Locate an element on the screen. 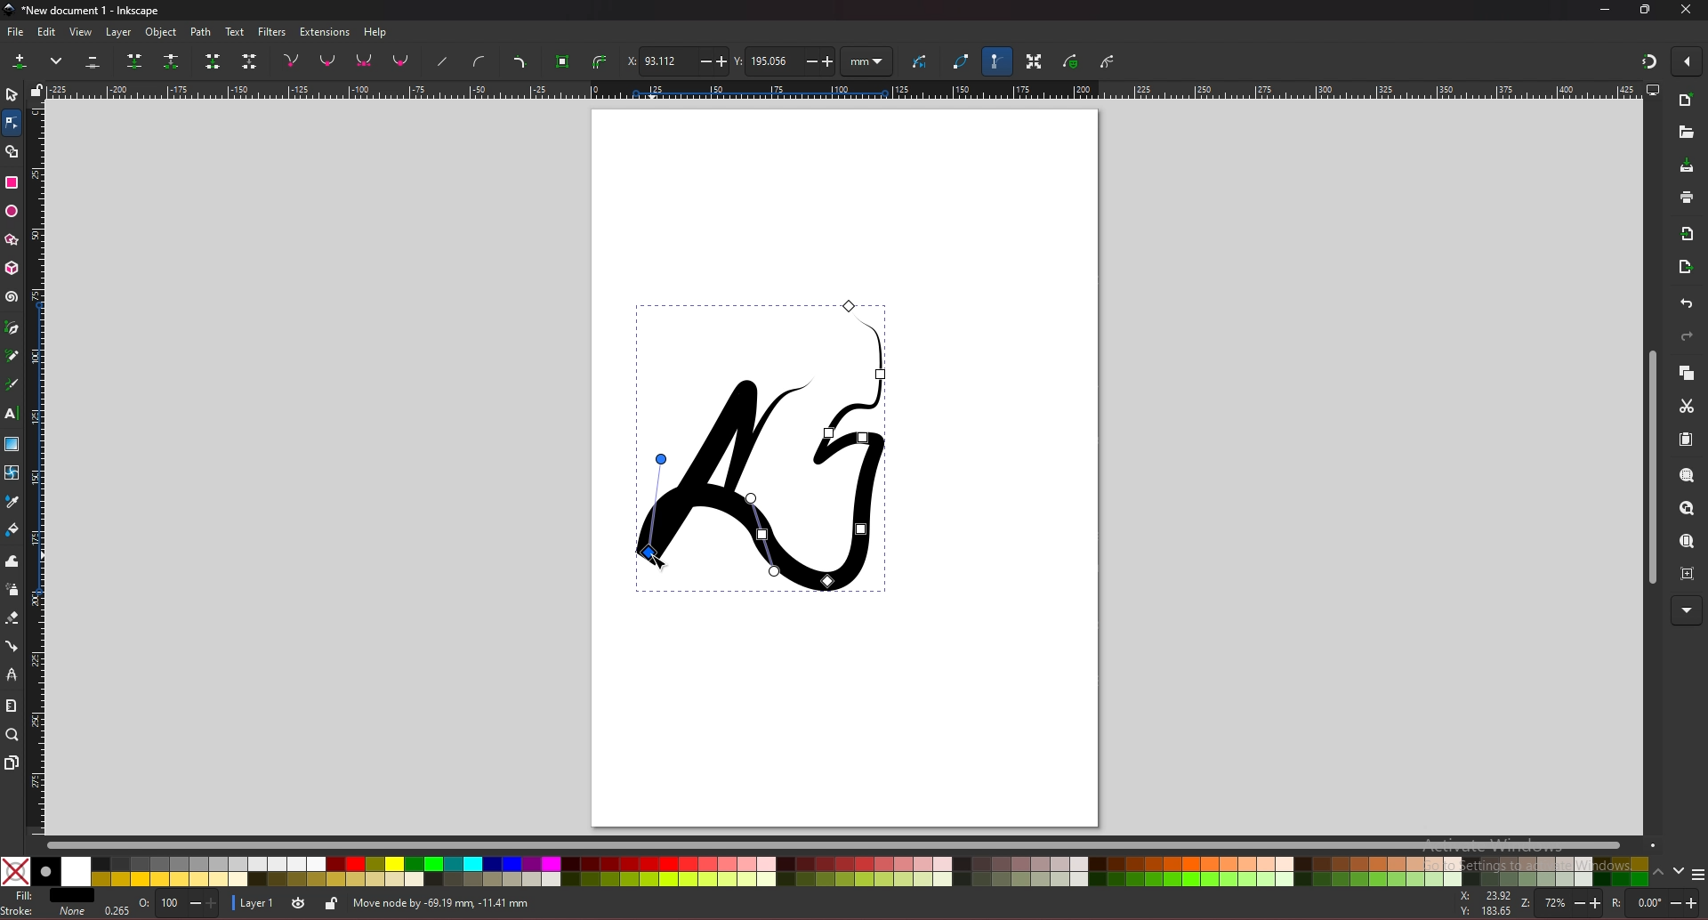 The width and height of the screenshot is (1708, 920). zoom drawing is located at coordinates (1687, 510).